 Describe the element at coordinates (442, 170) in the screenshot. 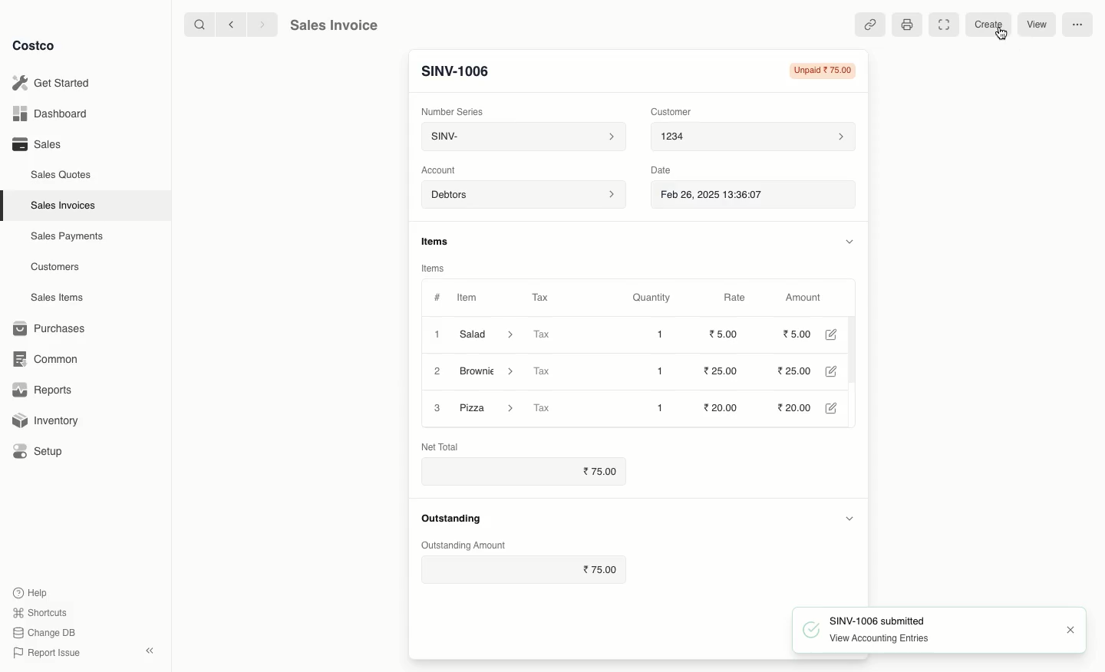

I see `‘Account` at that location.